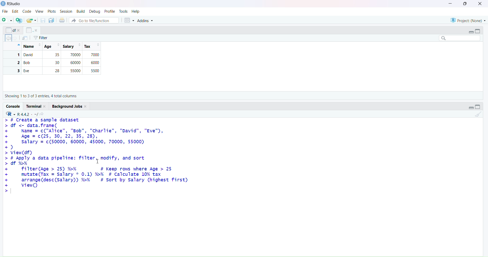 This screenshot has width=488, height=257. Describe the element at coordinates (52, 11) in the screenshot. I see `plots` at that location.